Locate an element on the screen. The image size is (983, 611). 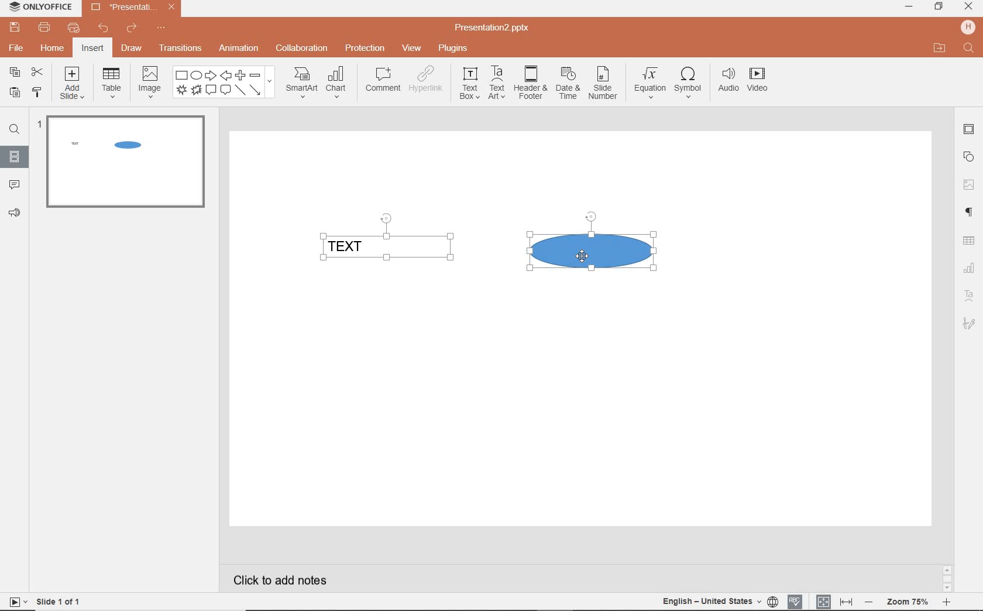
protection is located at coordinates (365, 48).